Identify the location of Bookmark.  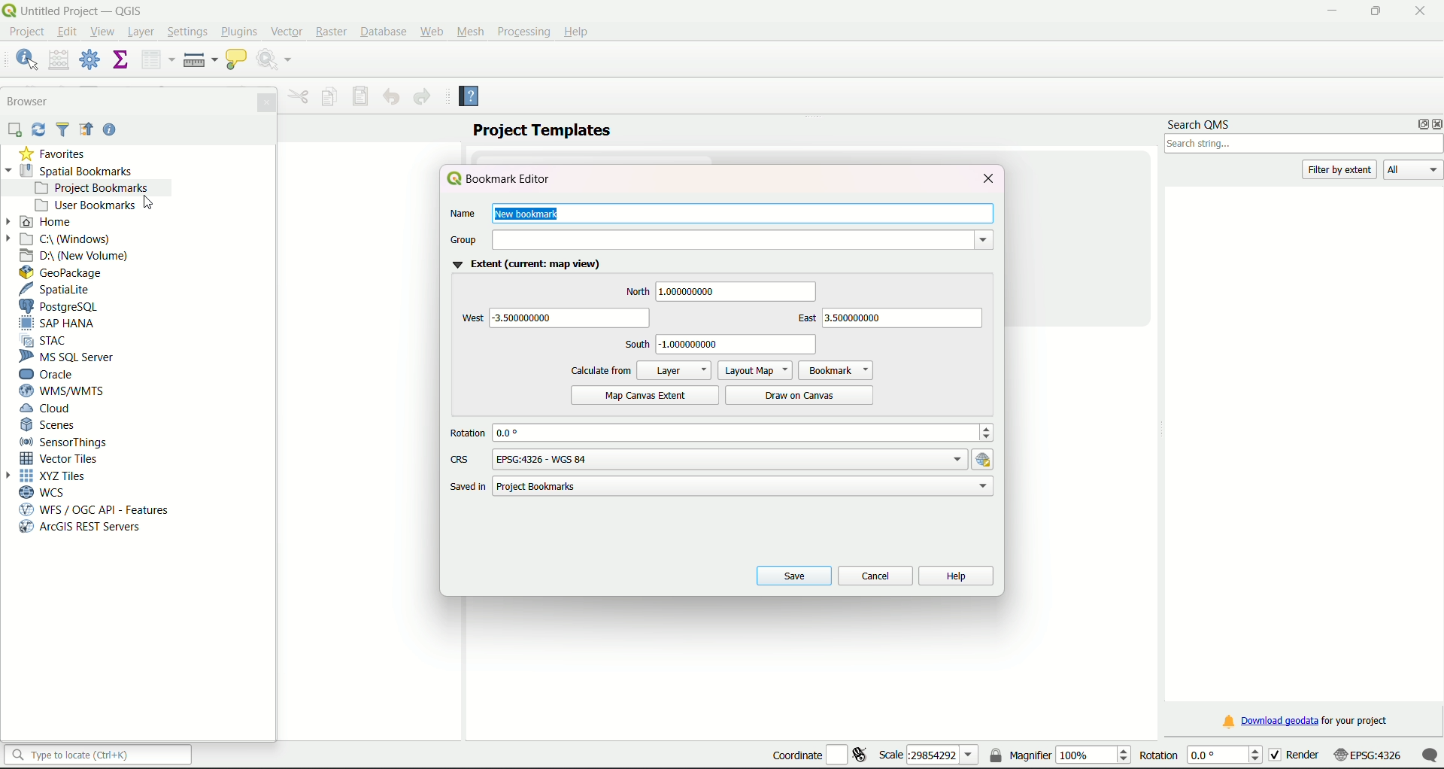
(836, 371).